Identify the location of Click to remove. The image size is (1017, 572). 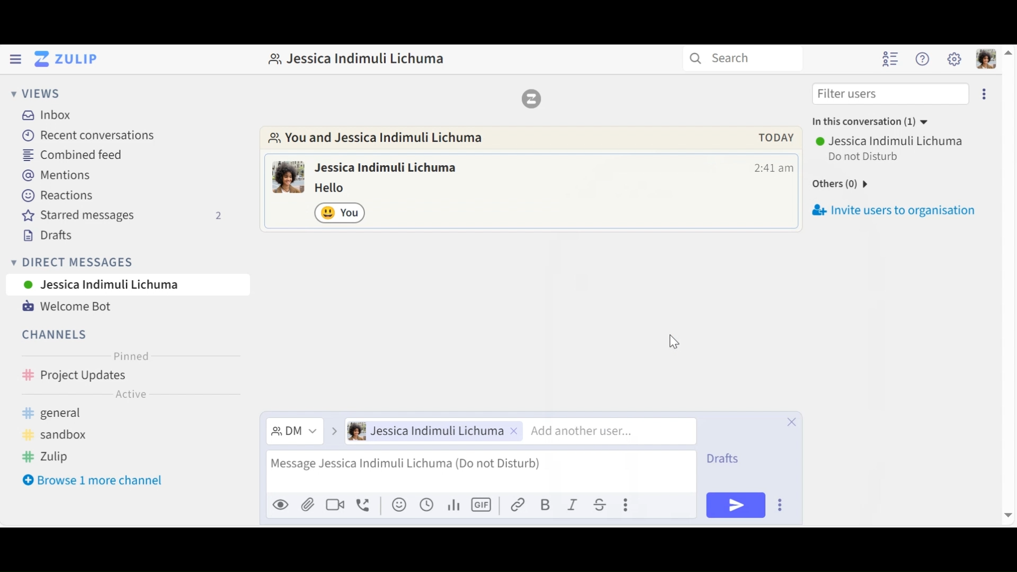
(336, 212).